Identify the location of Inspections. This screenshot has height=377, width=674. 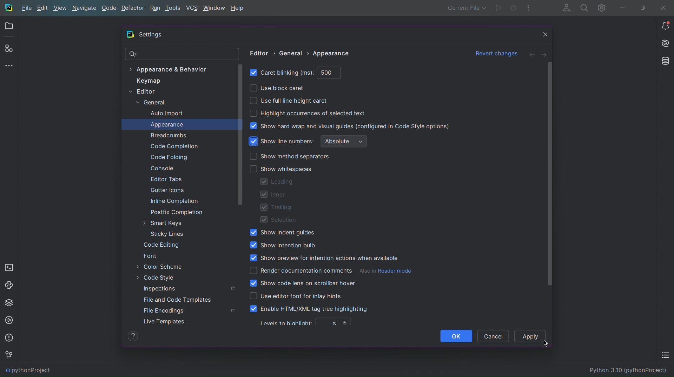
(162, 289).